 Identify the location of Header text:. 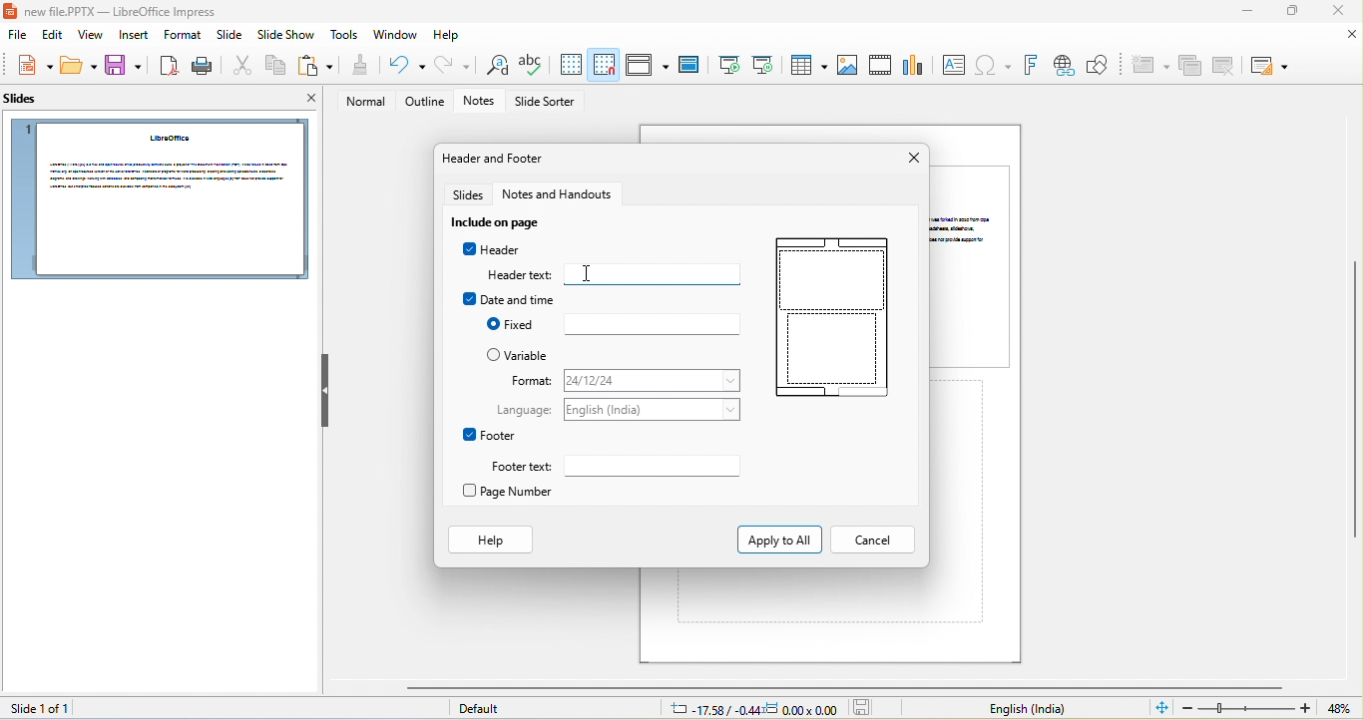
(520, 275).